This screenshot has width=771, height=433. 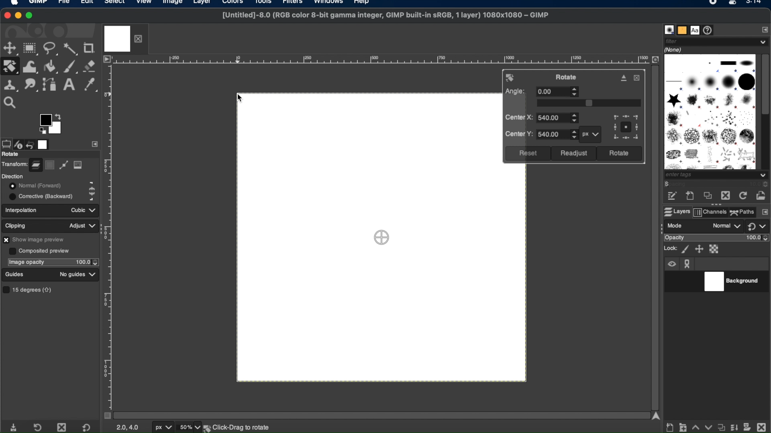 What do you see at coordinates (39, 251) in the screenshot?
I see `composited preview` at bounding box center [39, 251].